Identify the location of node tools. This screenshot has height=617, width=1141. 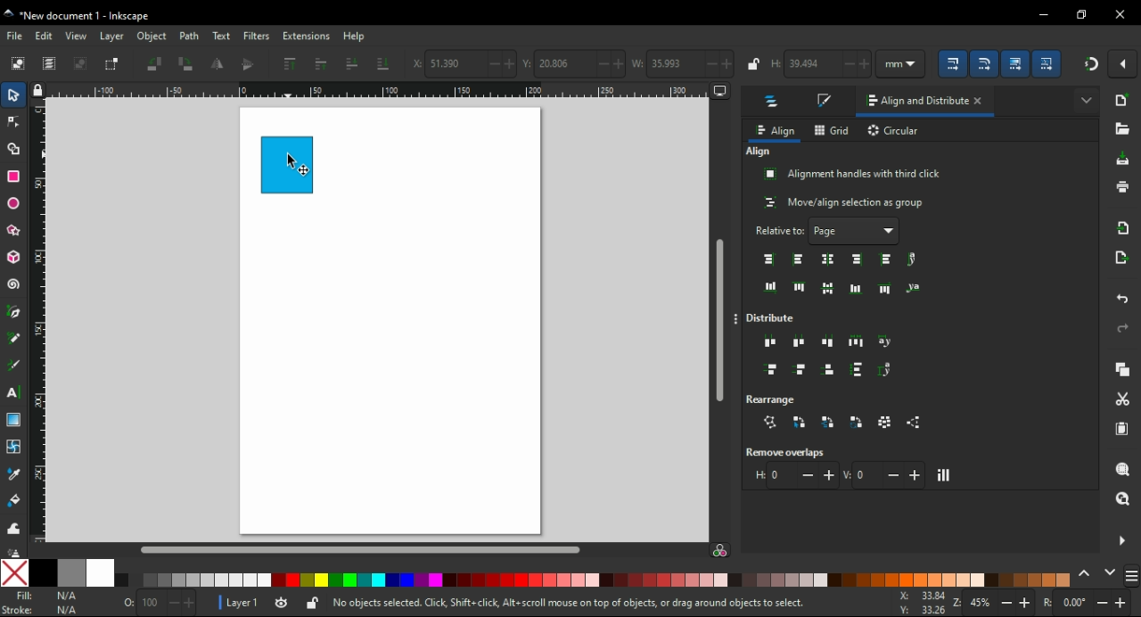
(13, 122).